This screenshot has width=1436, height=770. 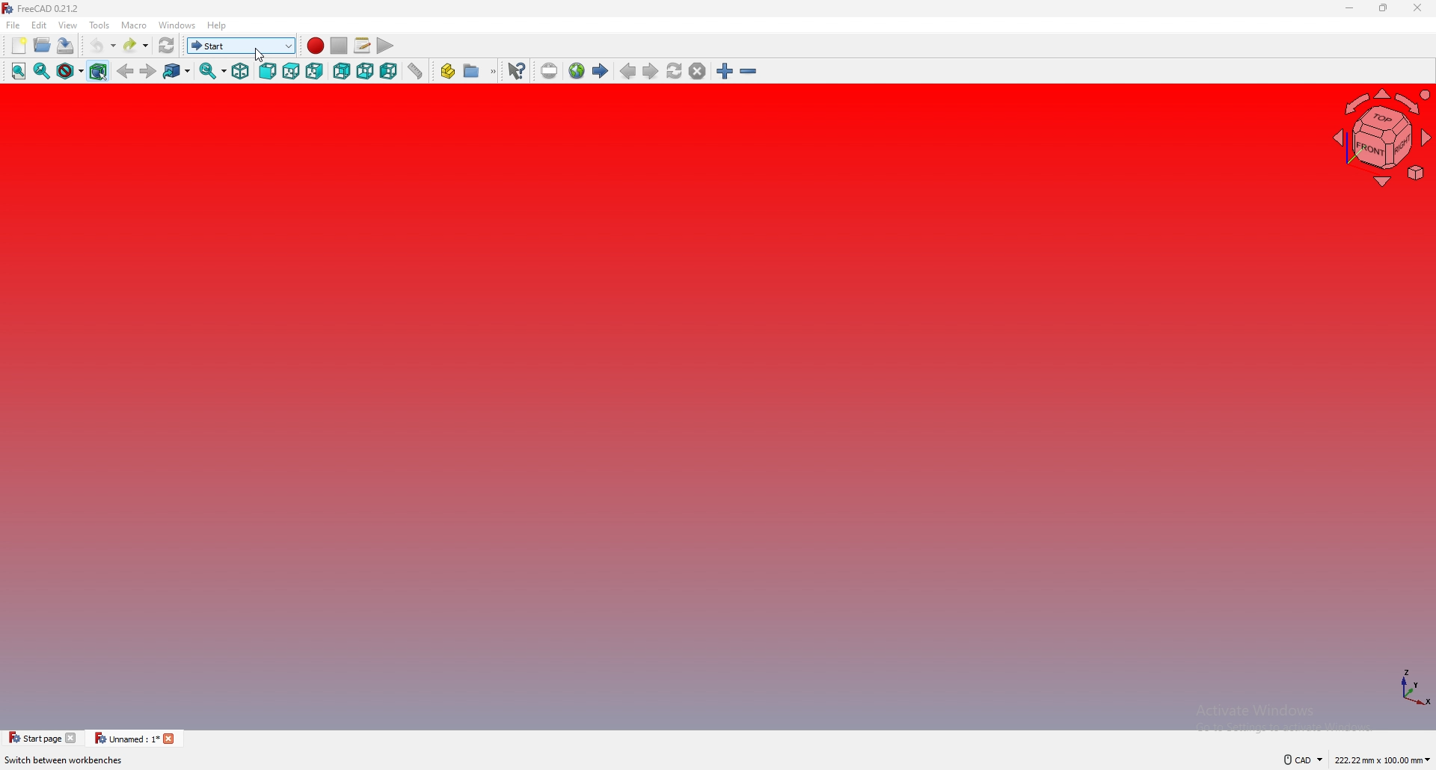 I want to click on view, so click(x=68, y=25).